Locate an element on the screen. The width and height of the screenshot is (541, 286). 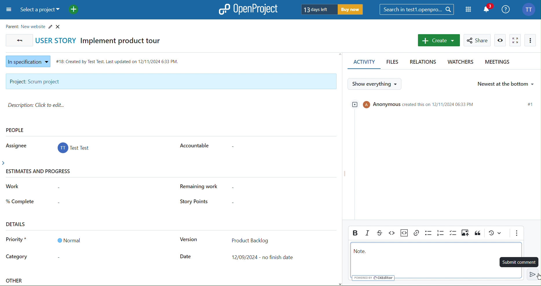
Options is located at coordinates (516, 234).